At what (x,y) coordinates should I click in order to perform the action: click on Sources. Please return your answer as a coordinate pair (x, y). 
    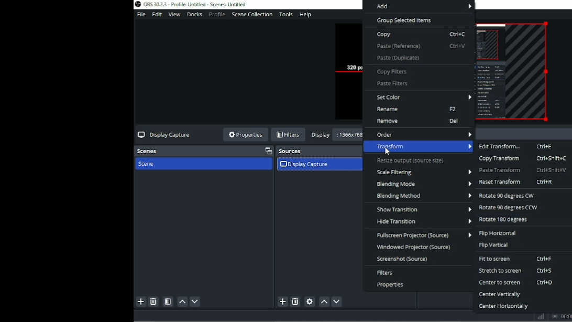
    Looking at the image, I should click on (316, 151).